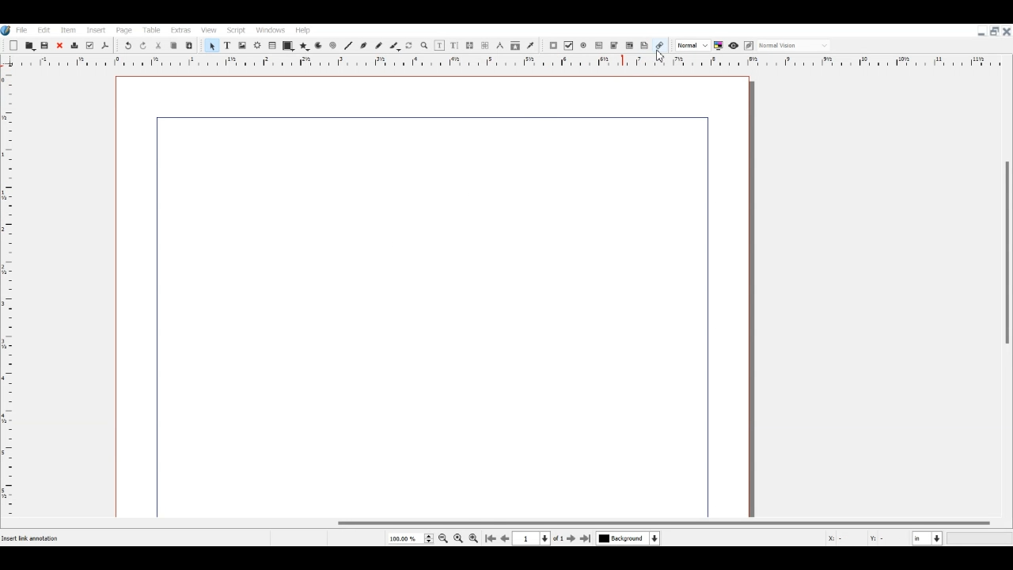 The height and width of the screenshot is (570, 1013). What do you see at coordinates (733, 45) in the screenshot?
I see `Preview mode` at bounding box center [733, 45].